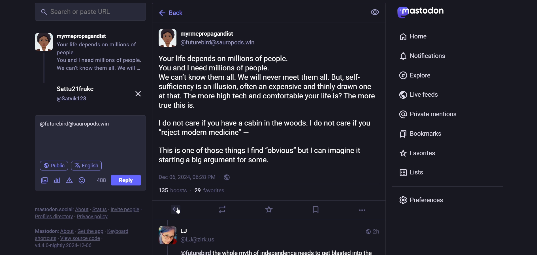  I want to click on back, so click(173, 12).